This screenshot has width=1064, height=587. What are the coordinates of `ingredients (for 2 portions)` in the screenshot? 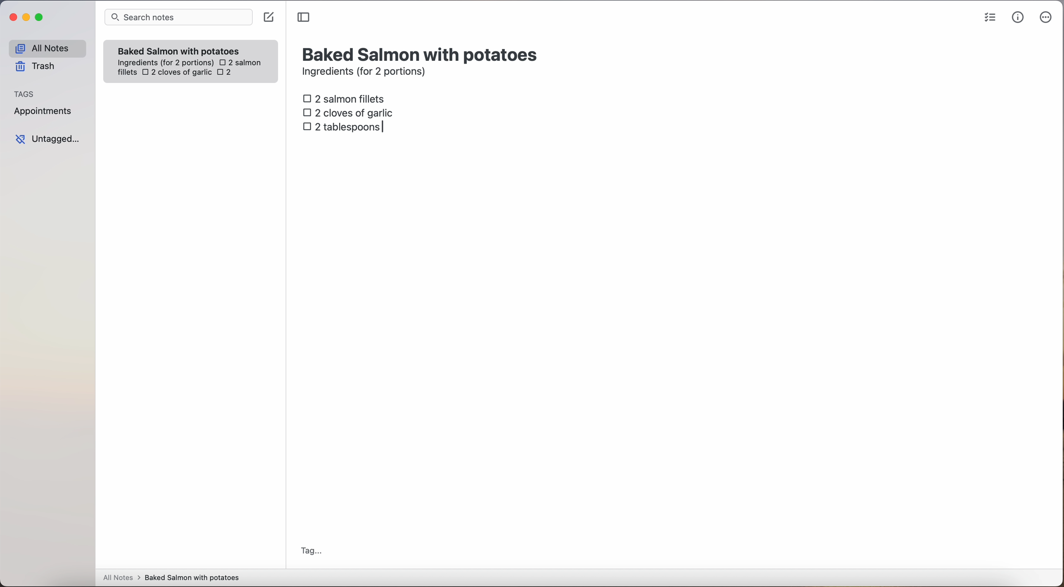 It's located at (366, 73).